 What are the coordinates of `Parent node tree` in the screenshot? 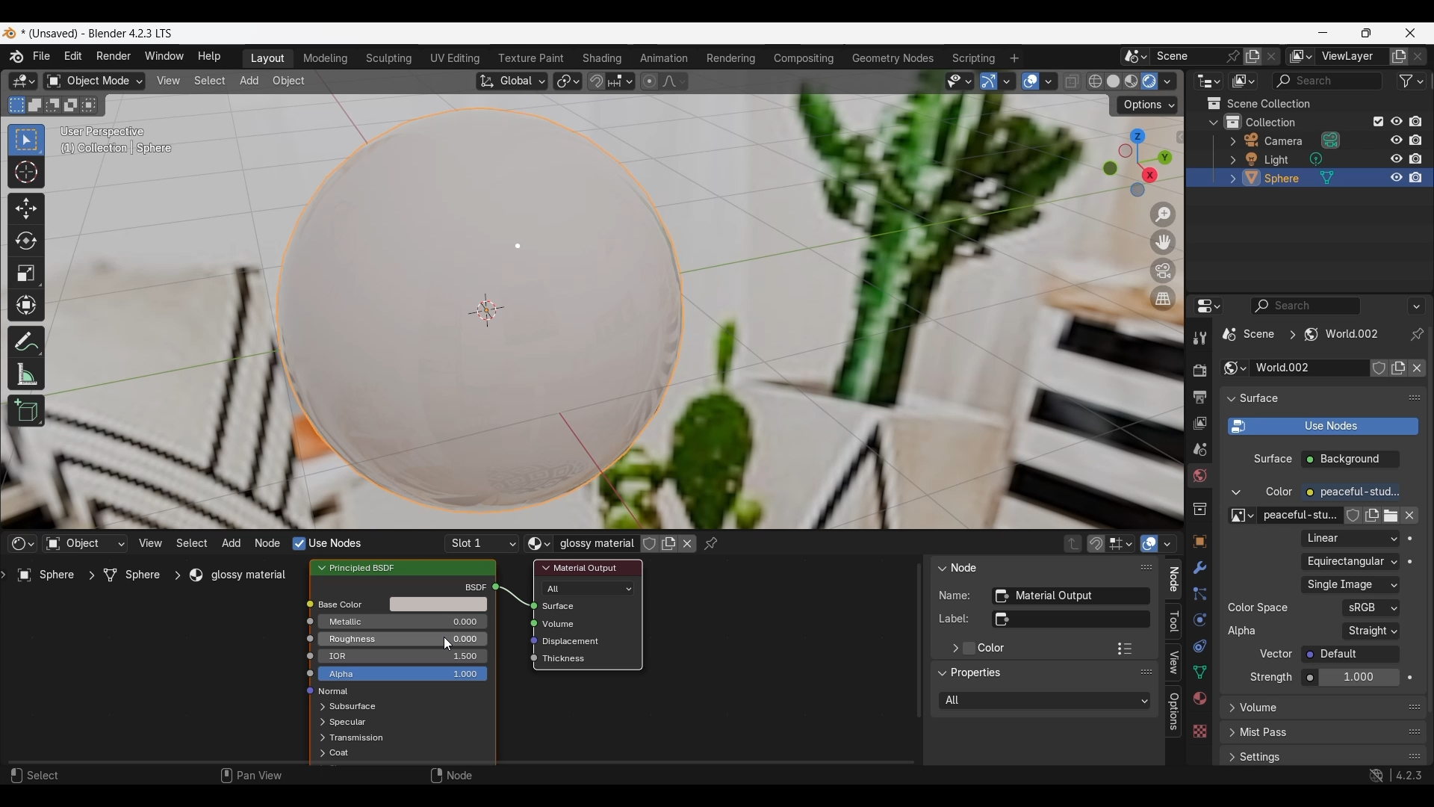 It's located at (1073, 543).